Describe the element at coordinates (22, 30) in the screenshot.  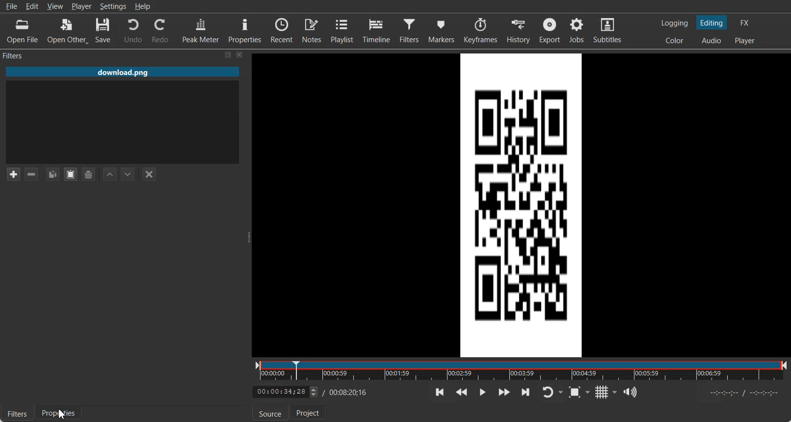
I see `Open File` at that location.